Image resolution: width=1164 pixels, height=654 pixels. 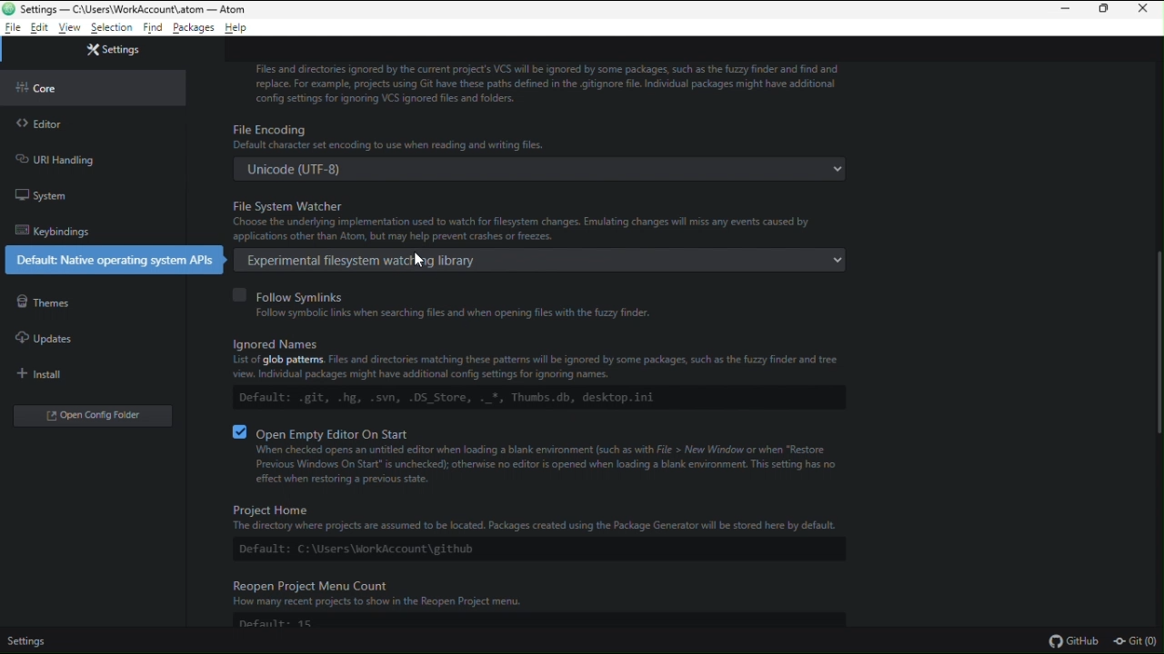 I want to click on Text, so click(x=546, y=81).